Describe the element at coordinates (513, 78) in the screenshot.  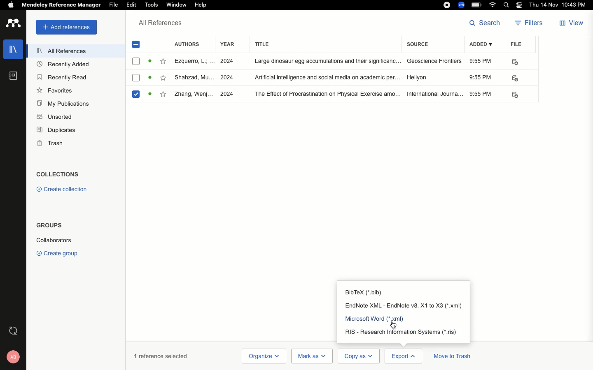
I see `FILE` at that location.